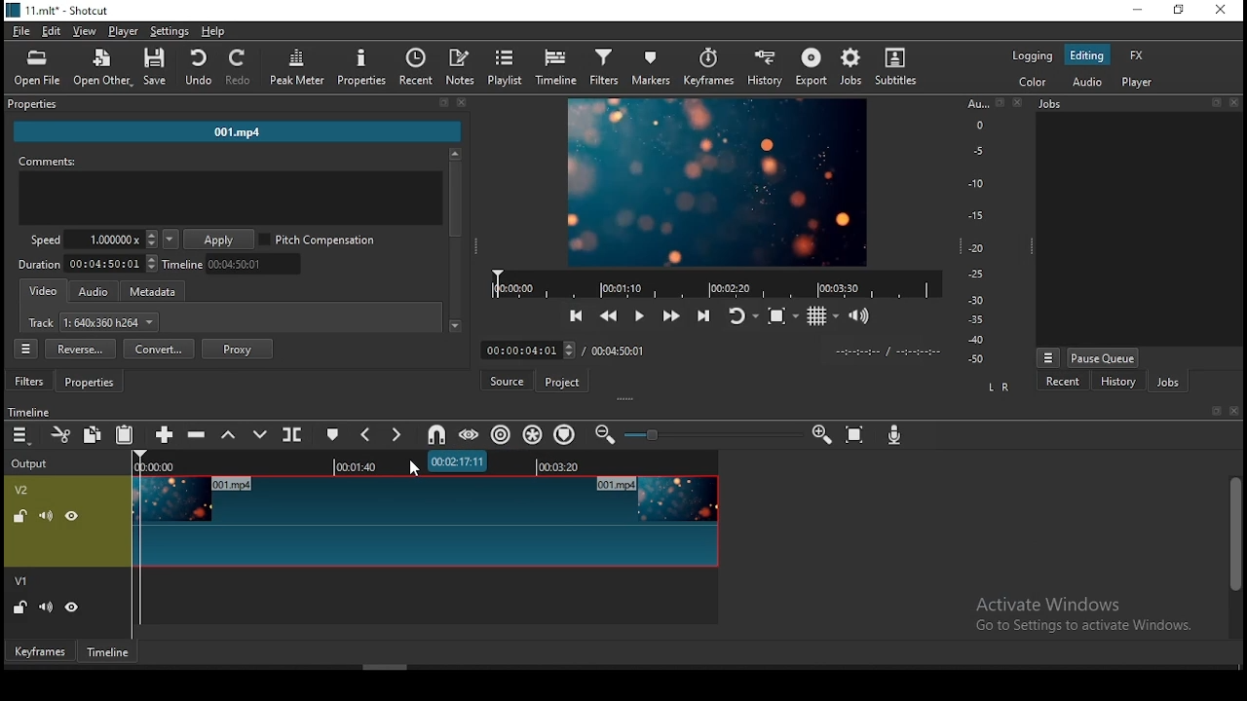  I want to click on minimize, so click(1136, 11).